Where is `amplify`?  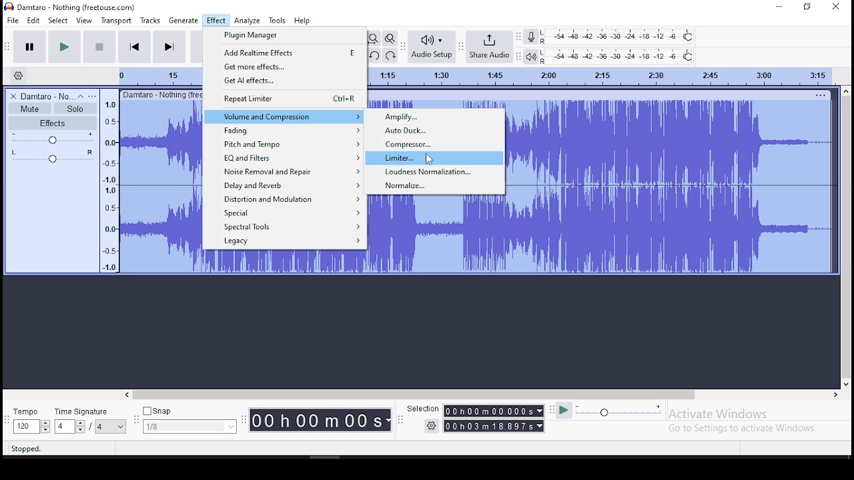 amplify is located at coordinates (436, 116).